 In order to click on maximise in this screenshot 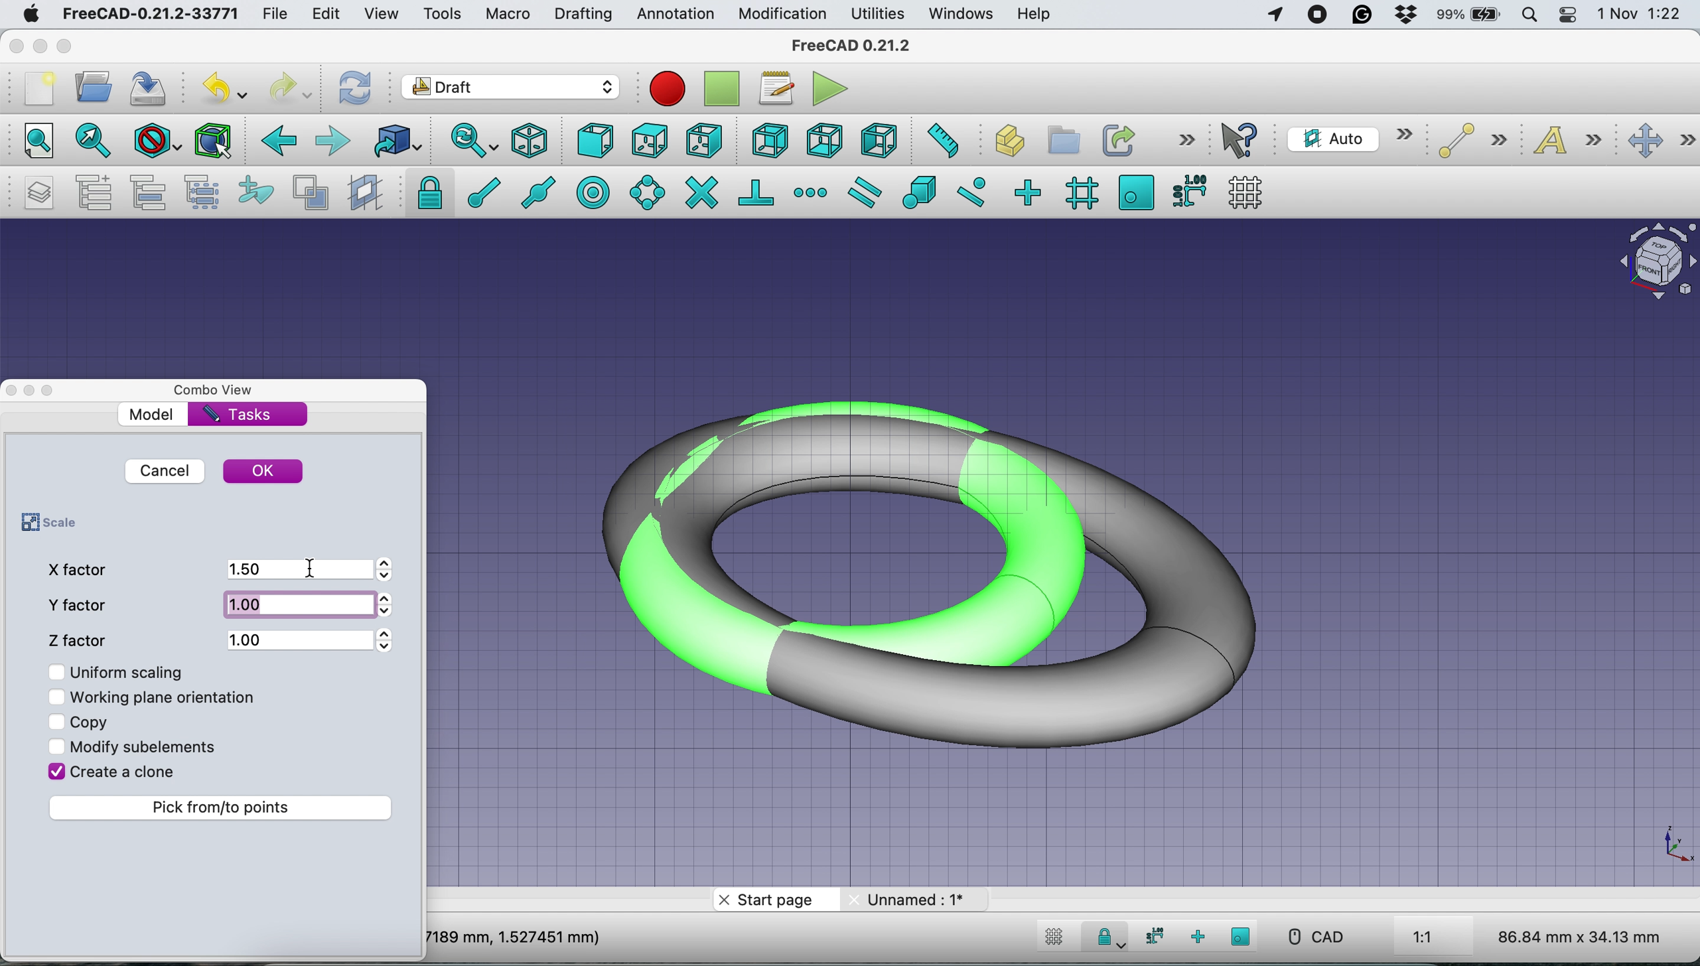, I will do `click(67, 47)`.